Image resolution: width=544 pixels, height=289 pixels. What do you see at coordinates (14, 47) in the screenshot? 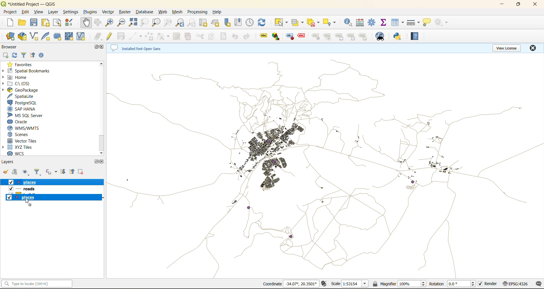
I see `browser` at bounding box center [14, 47].